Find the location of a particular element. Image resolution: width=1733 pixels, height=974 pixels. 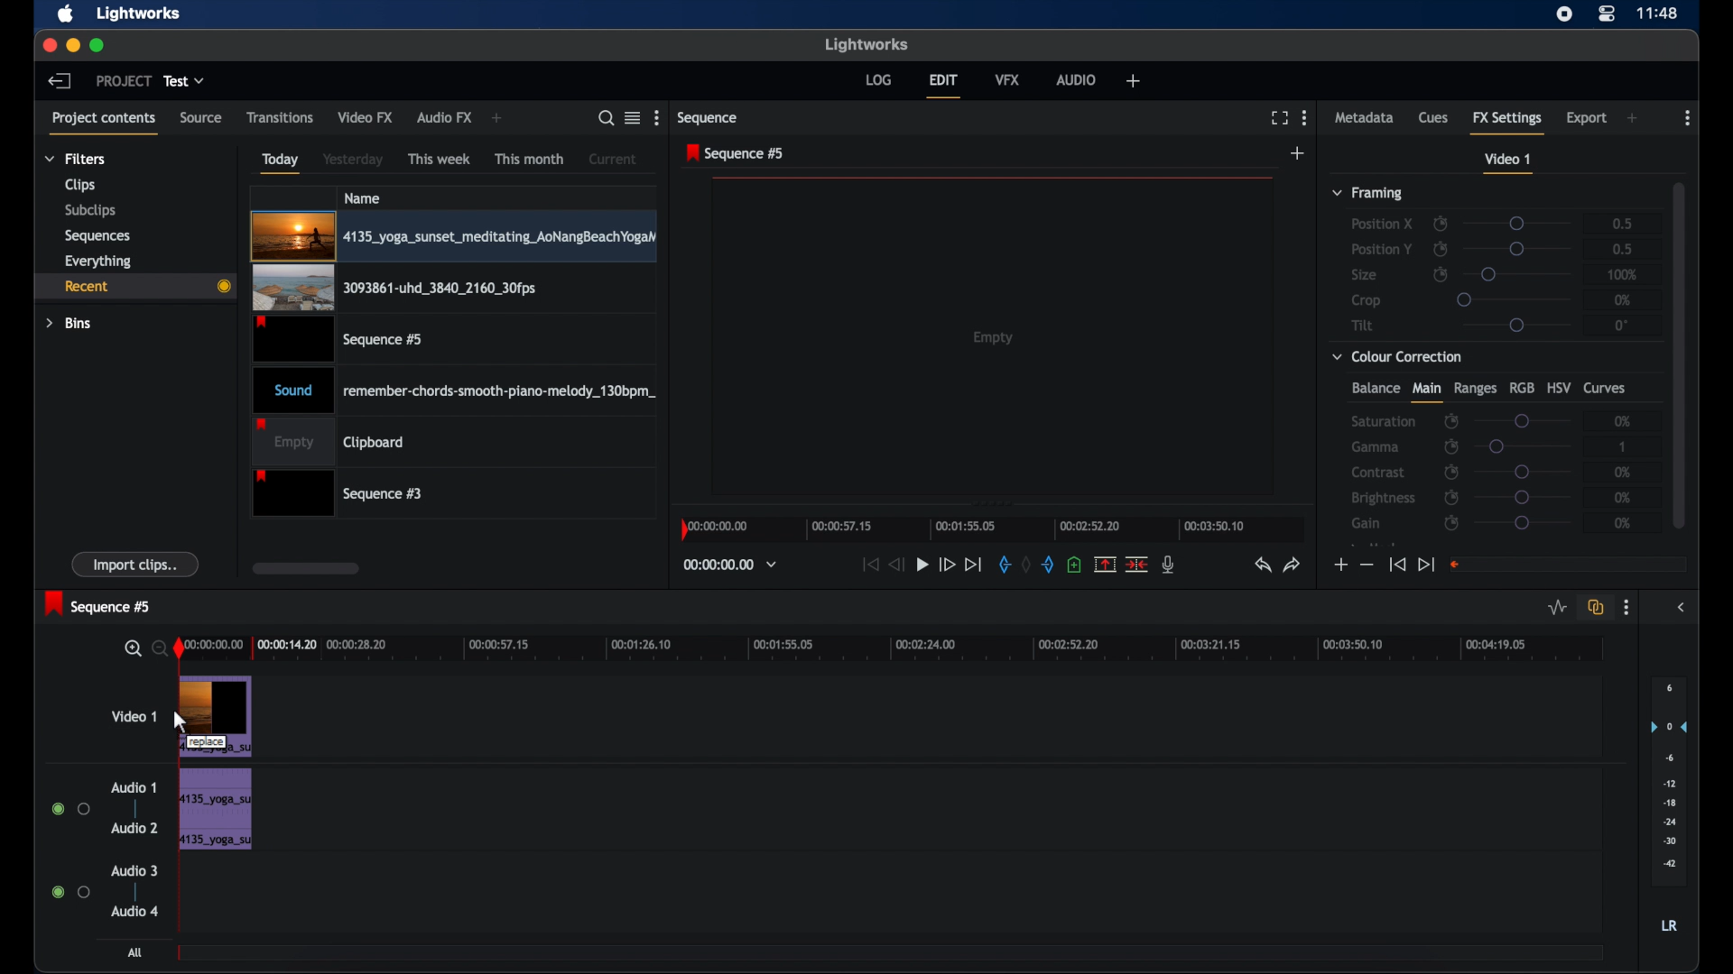

video fx is located at coordinates (366, 117).